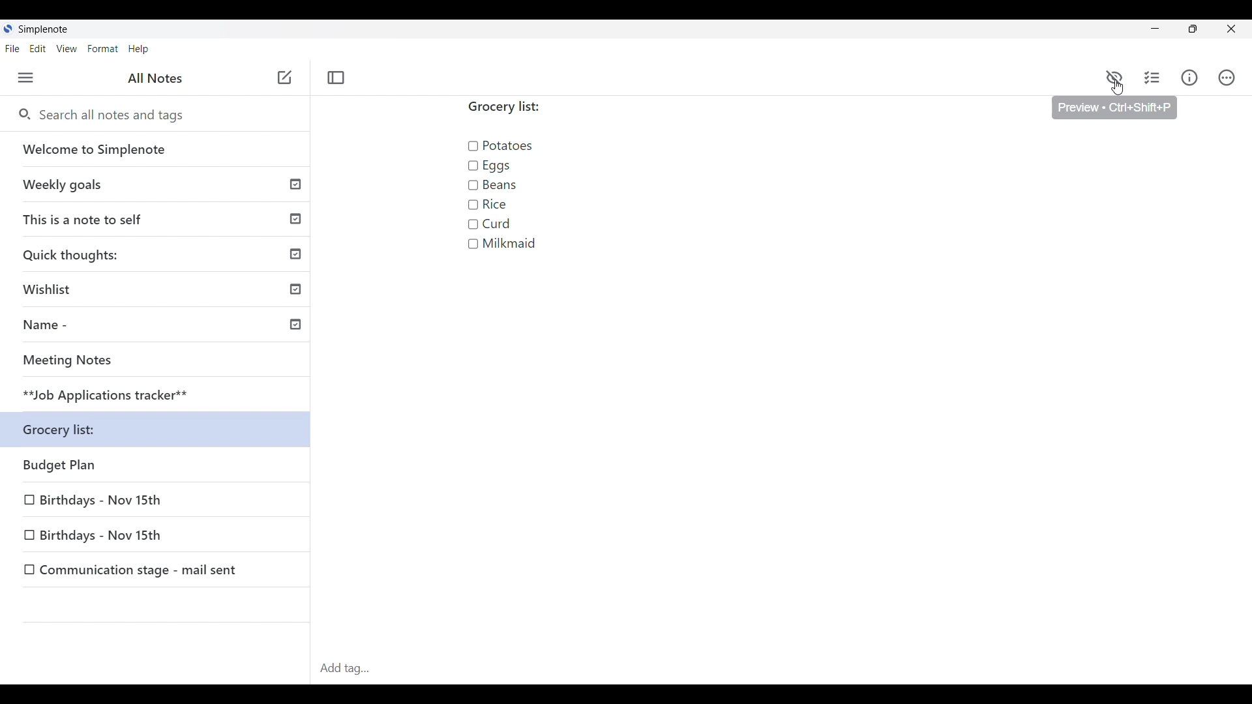 This screenshot has height=704, width=1252. I want to click on Budget Plan, so click(159, 467).